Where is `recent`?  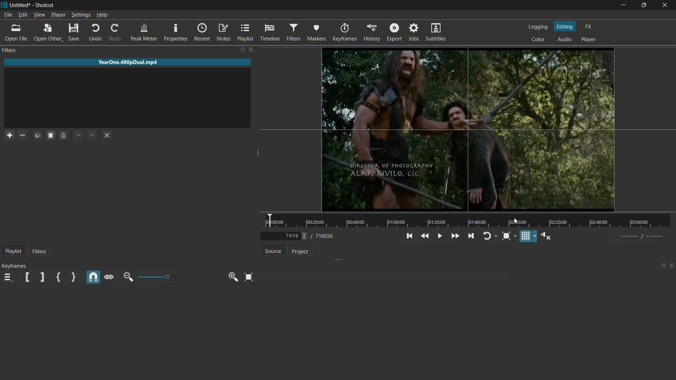
recent is located at coordinates (202, 32).